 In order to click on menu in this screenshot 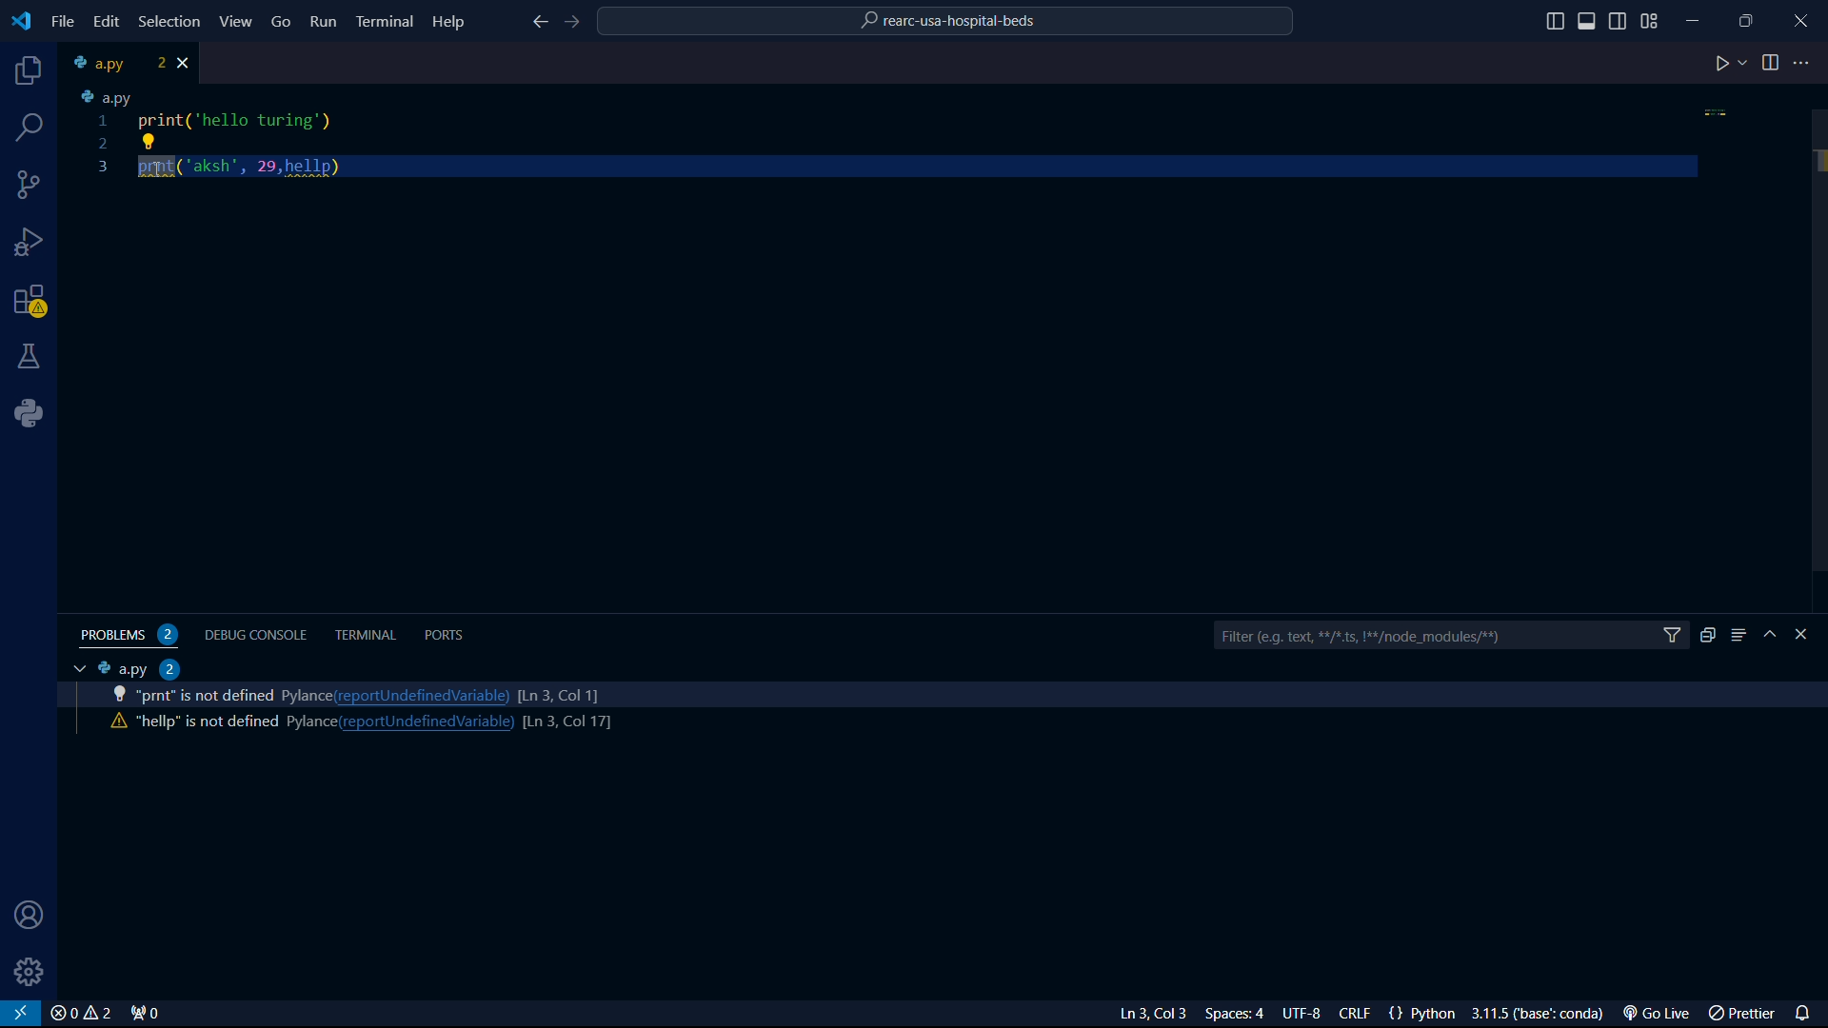, I will do `click(1739, 635)`.